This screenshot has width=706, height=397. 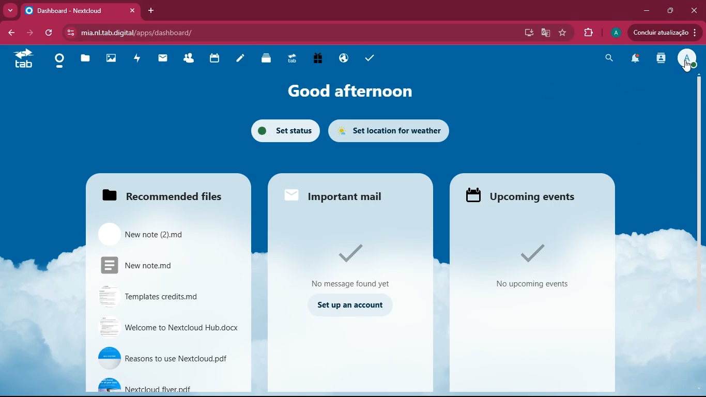 What do you see at coordinates (659, 61) in the screenshot?
I see `activity` at bounding box center [659, 61].